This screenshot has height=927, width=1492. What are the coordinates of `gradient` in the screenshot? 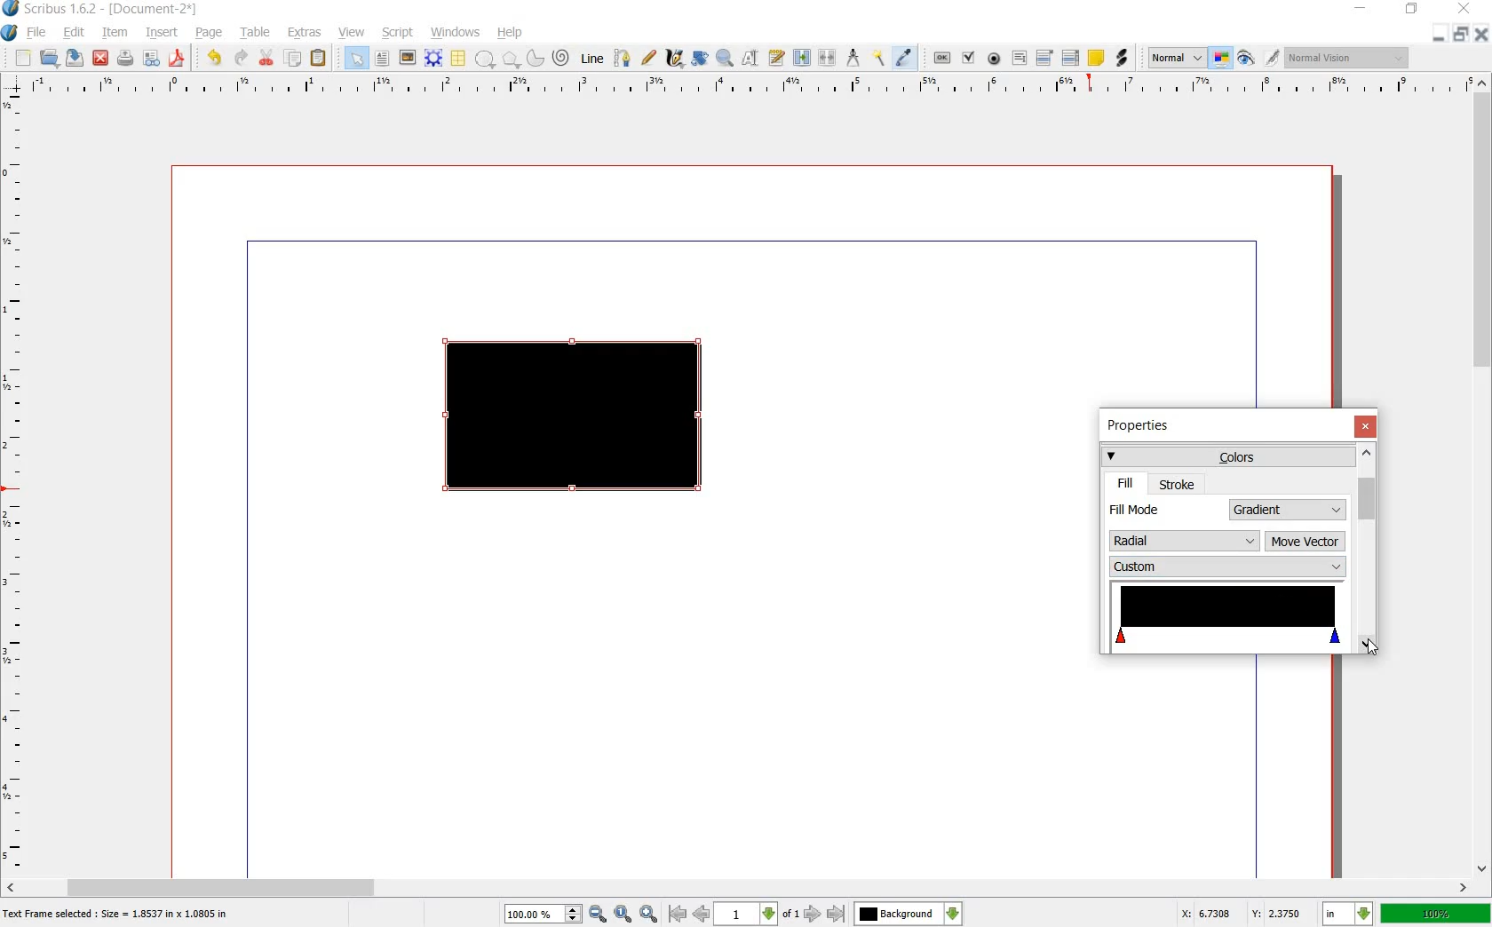 It's located at (1289, 510).